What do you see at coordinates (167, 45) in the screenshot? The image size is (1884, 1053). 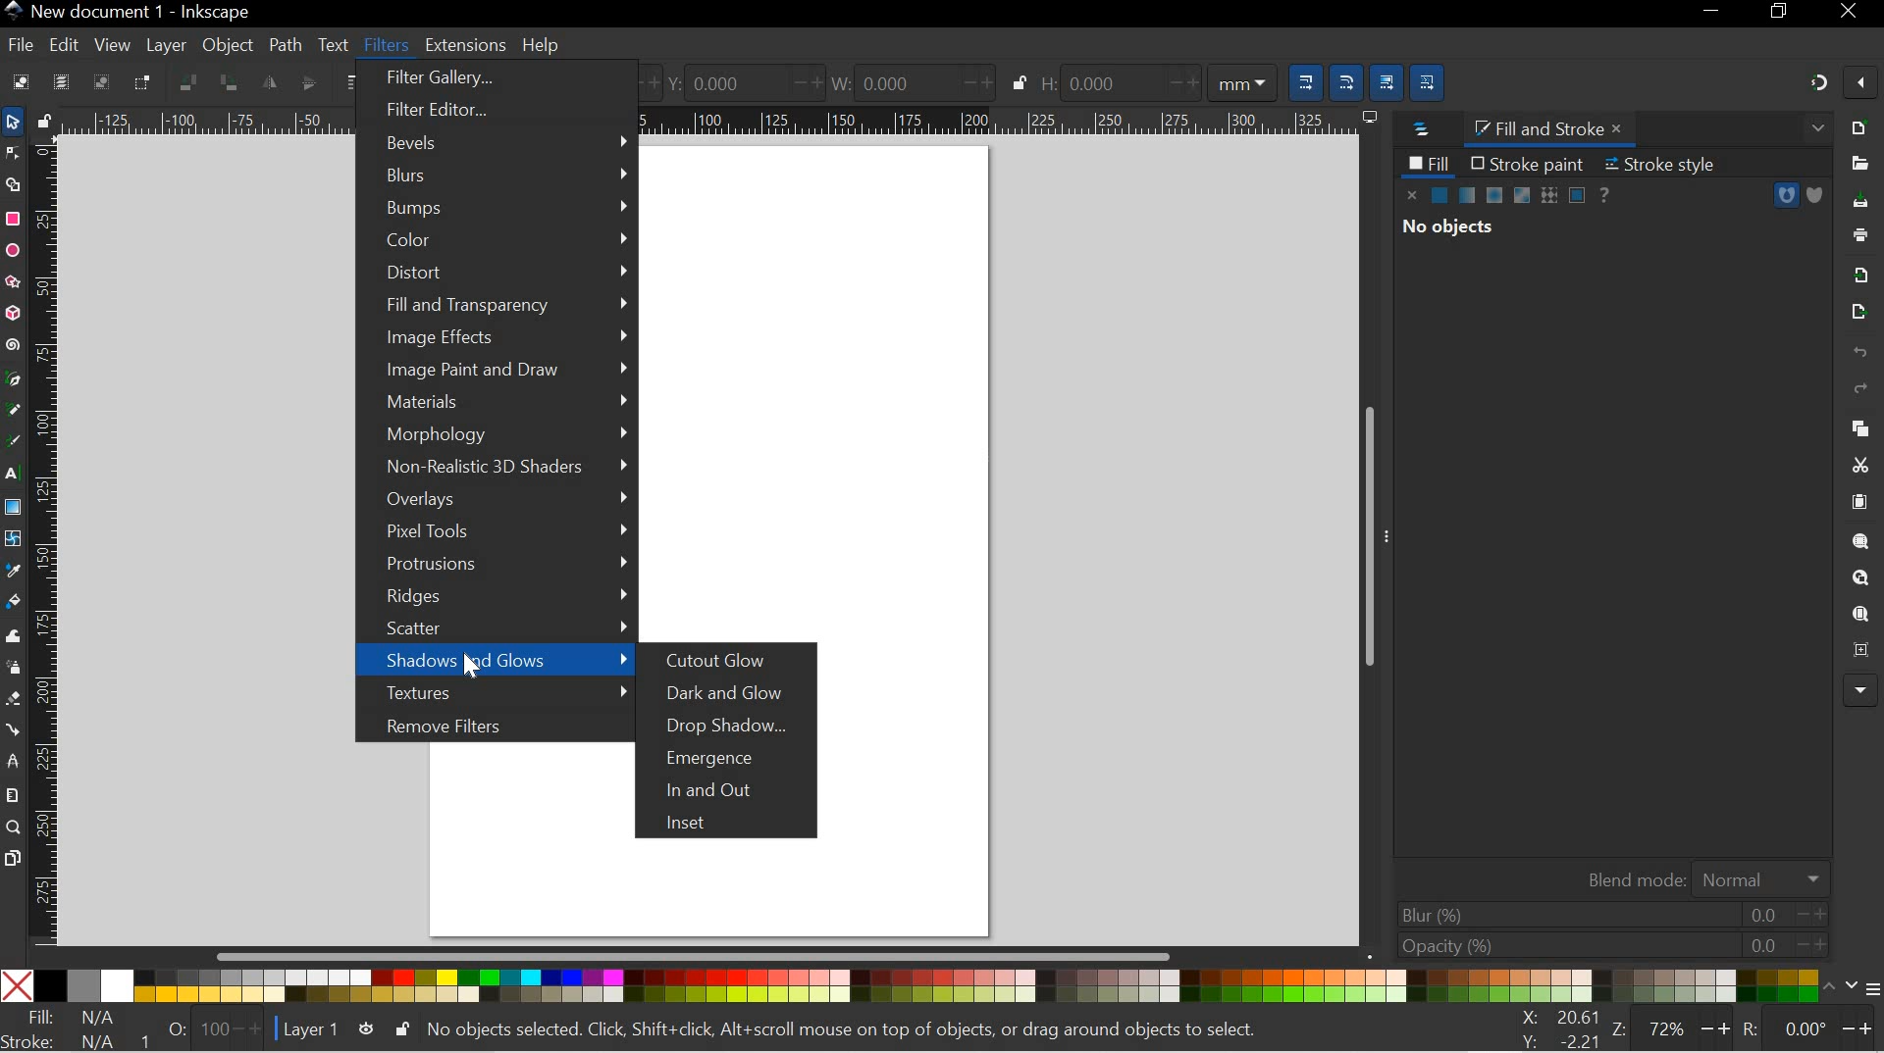 I see `LAYER` at bounding box center [167, 45].